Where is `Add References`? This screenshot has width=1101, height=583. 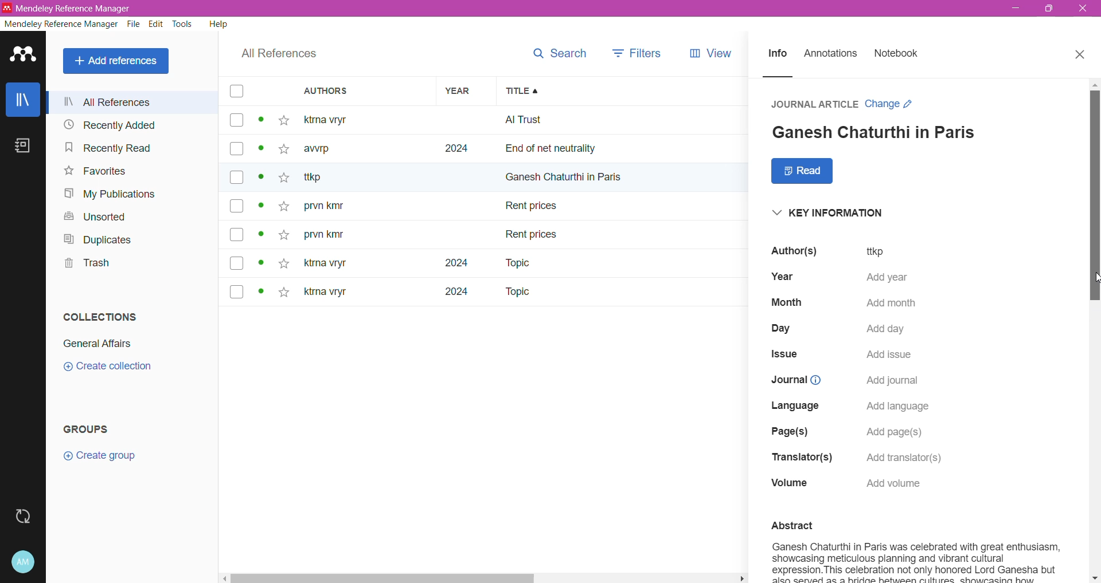
Add References is located at coordinates (117, 61).